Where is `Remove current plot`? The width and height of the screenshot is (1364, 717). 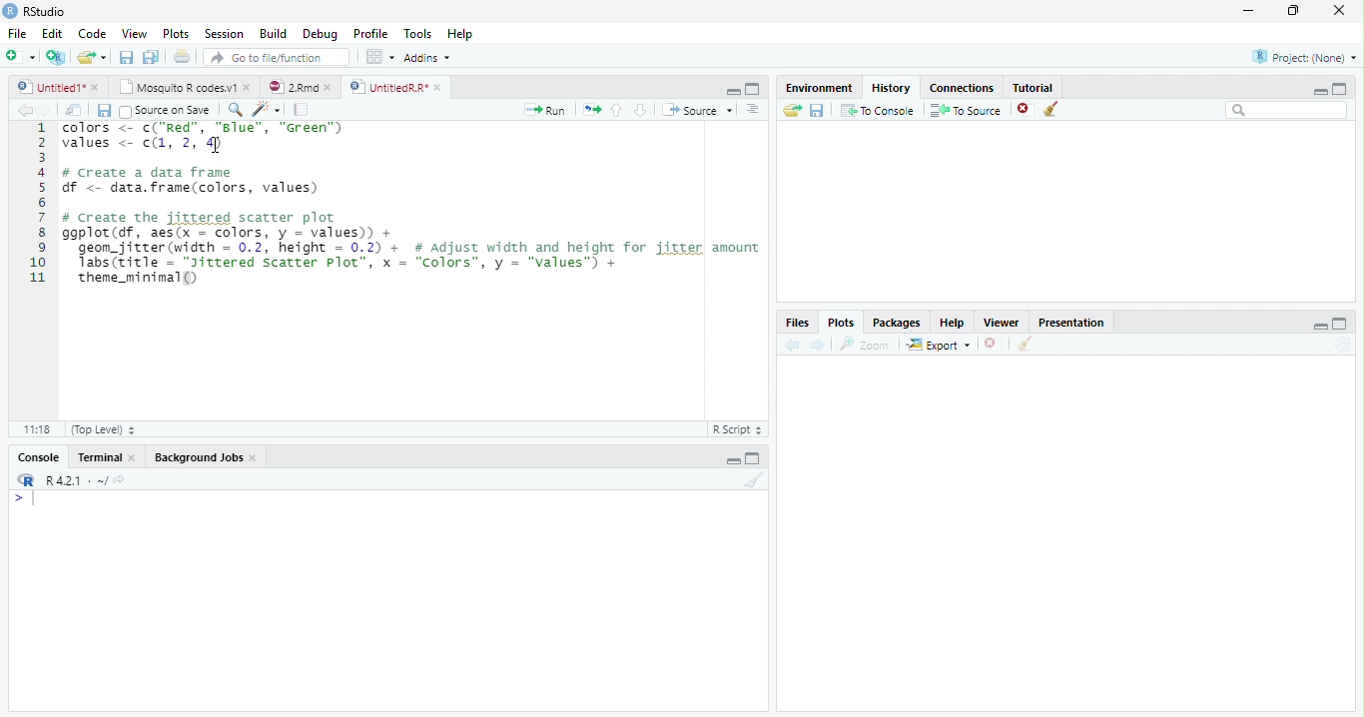 Remove current plot is located at coordinates (993, 345).